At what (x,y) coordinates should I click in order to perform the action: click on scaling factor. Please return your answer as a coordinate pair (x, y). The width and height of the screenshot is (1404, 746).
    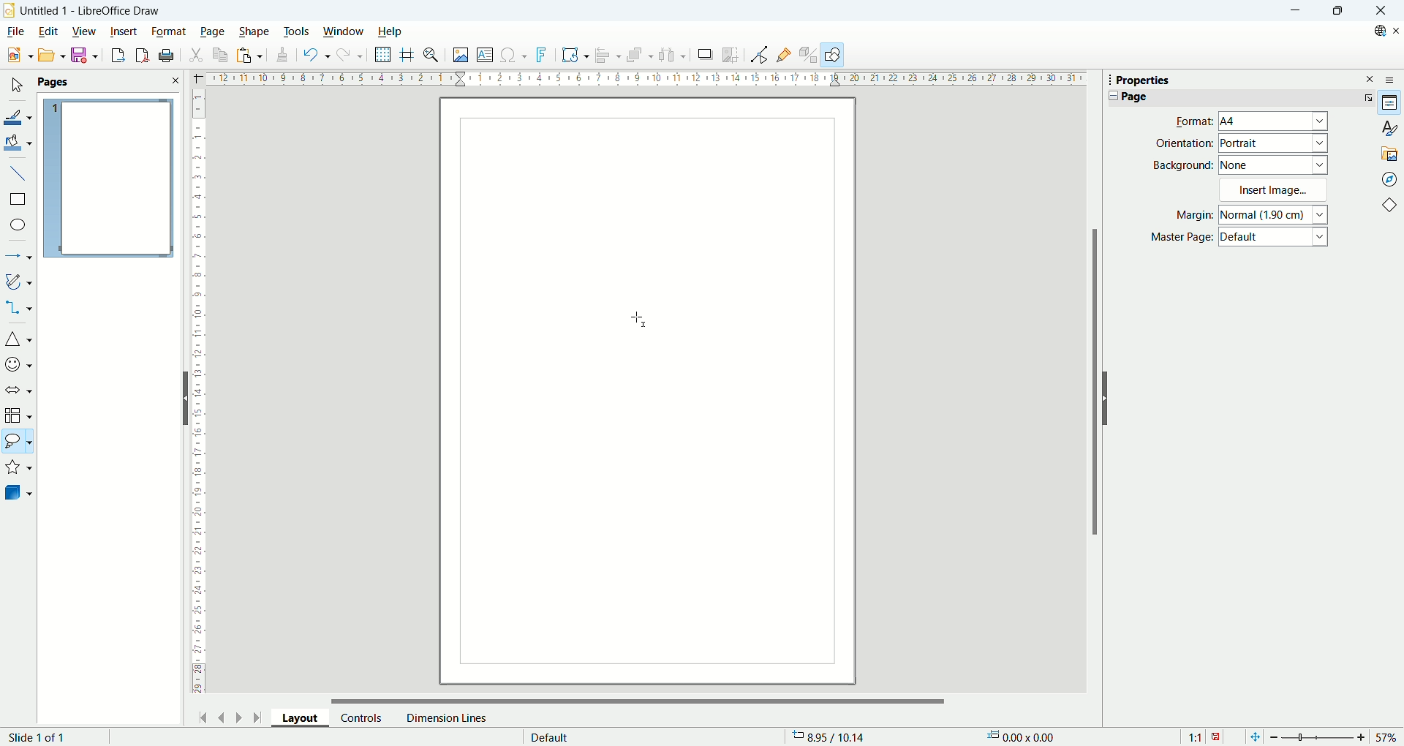
    Looking at the image, I should click on (1204, 736).